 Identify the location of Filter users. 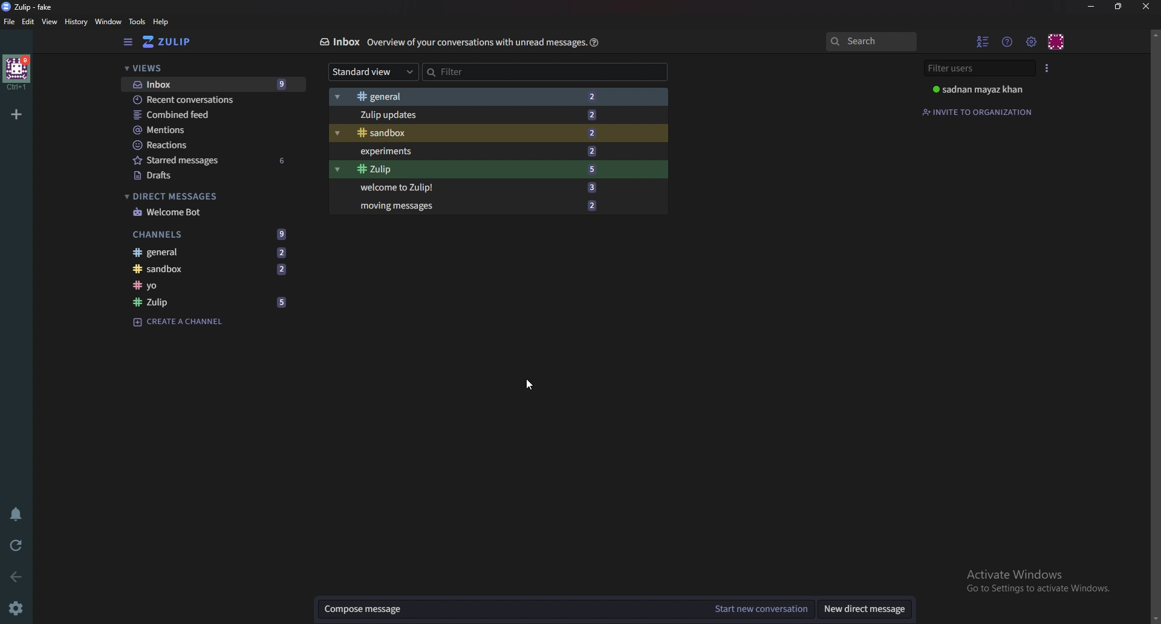
(977, 68).